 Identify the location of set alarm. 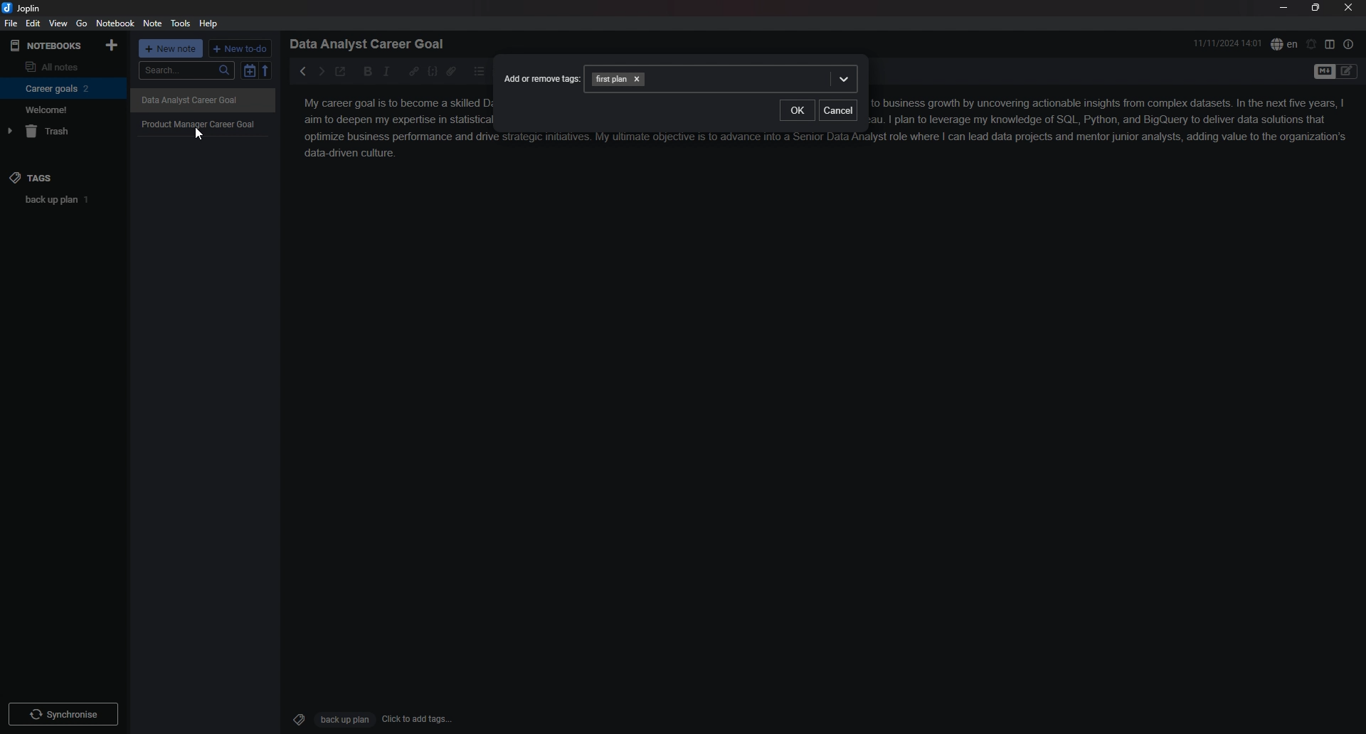
(1312, 44).